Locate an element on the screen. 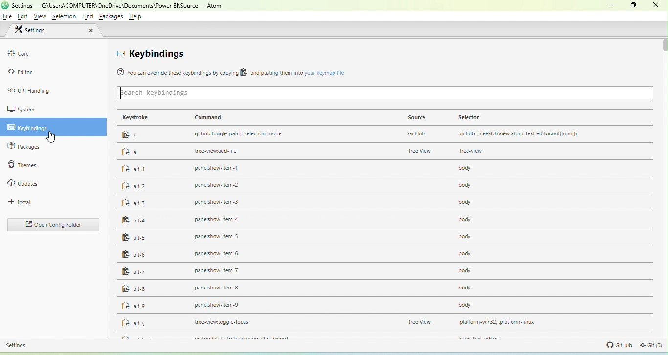 Image resolution: width=668 pixels, height=355 pixels. keybindings is located at coordinates (152, 53).